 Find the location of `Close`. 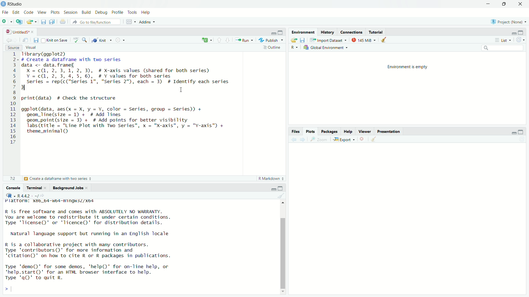

Close is located at coordinates (519, 5).